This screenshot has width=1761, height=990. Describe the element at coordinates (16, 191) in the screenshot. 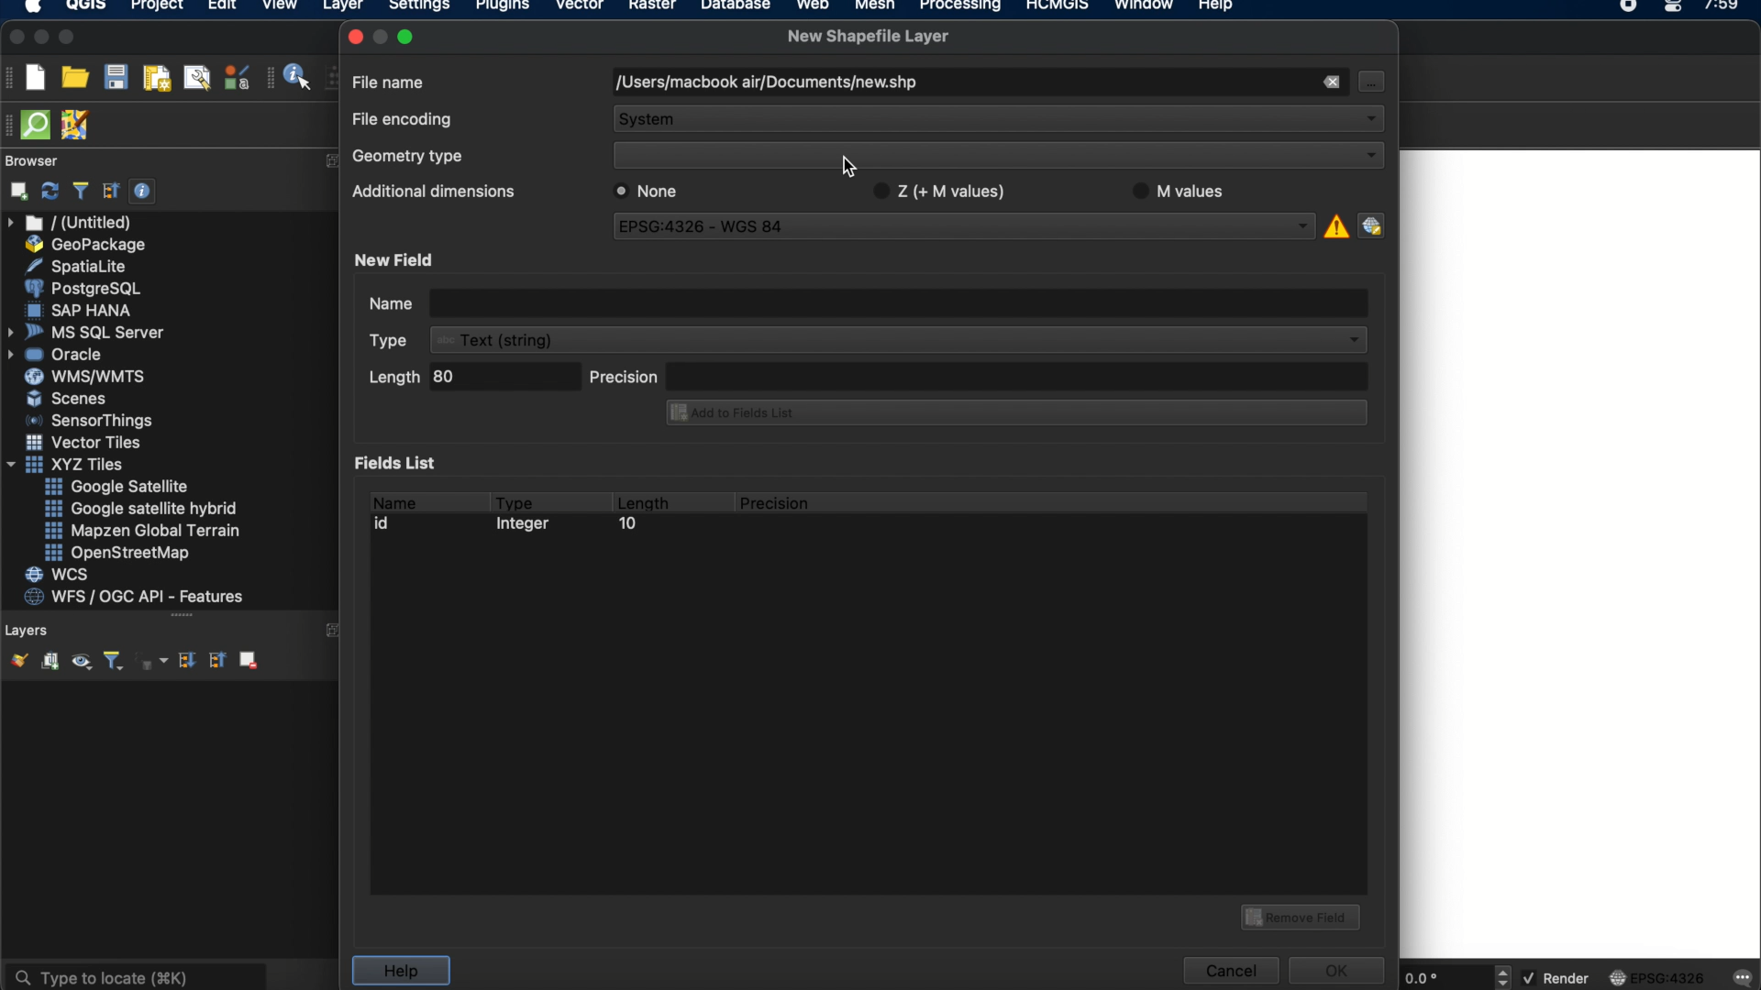

I see `add selected layers` at that location.